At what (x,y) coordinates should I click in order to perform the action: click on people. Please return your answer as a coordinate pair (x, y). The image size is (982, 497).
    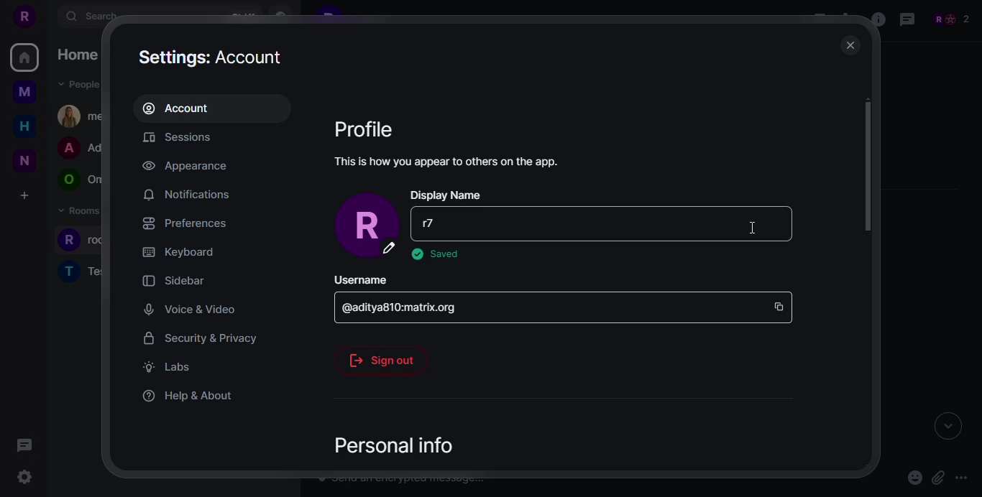
    Looking at the image, I should click on (81, 114).